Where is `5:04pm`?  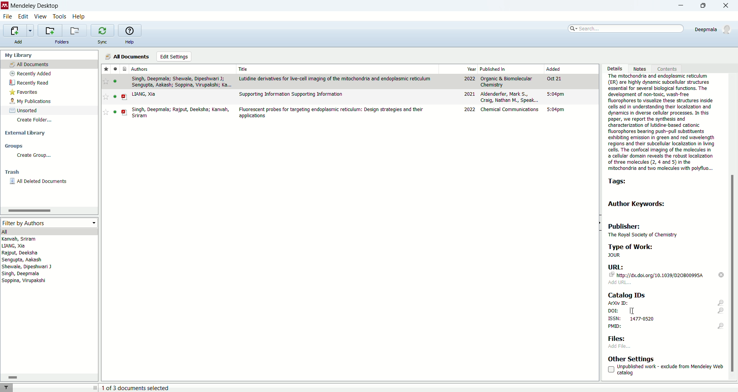
5:04pm is located at coordinates (556, 94).